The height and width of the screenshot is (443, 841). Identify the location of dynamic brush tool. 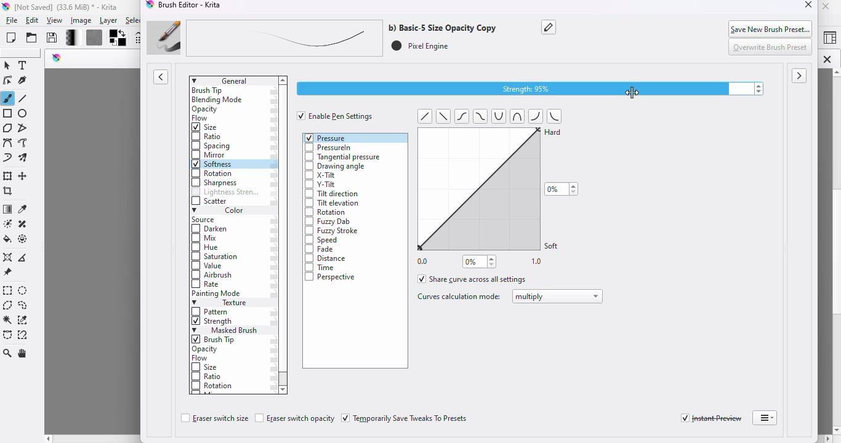
(7, 159).